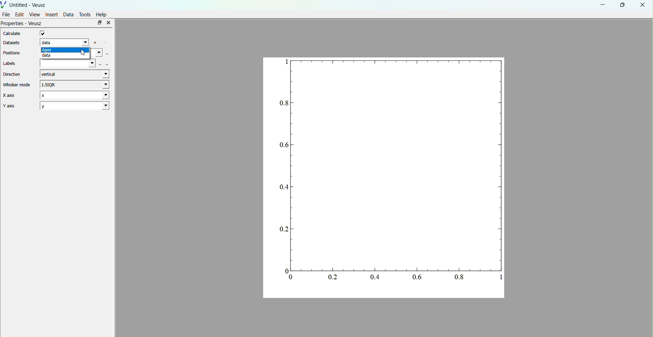  I want to click on Help, so click(102, 15).